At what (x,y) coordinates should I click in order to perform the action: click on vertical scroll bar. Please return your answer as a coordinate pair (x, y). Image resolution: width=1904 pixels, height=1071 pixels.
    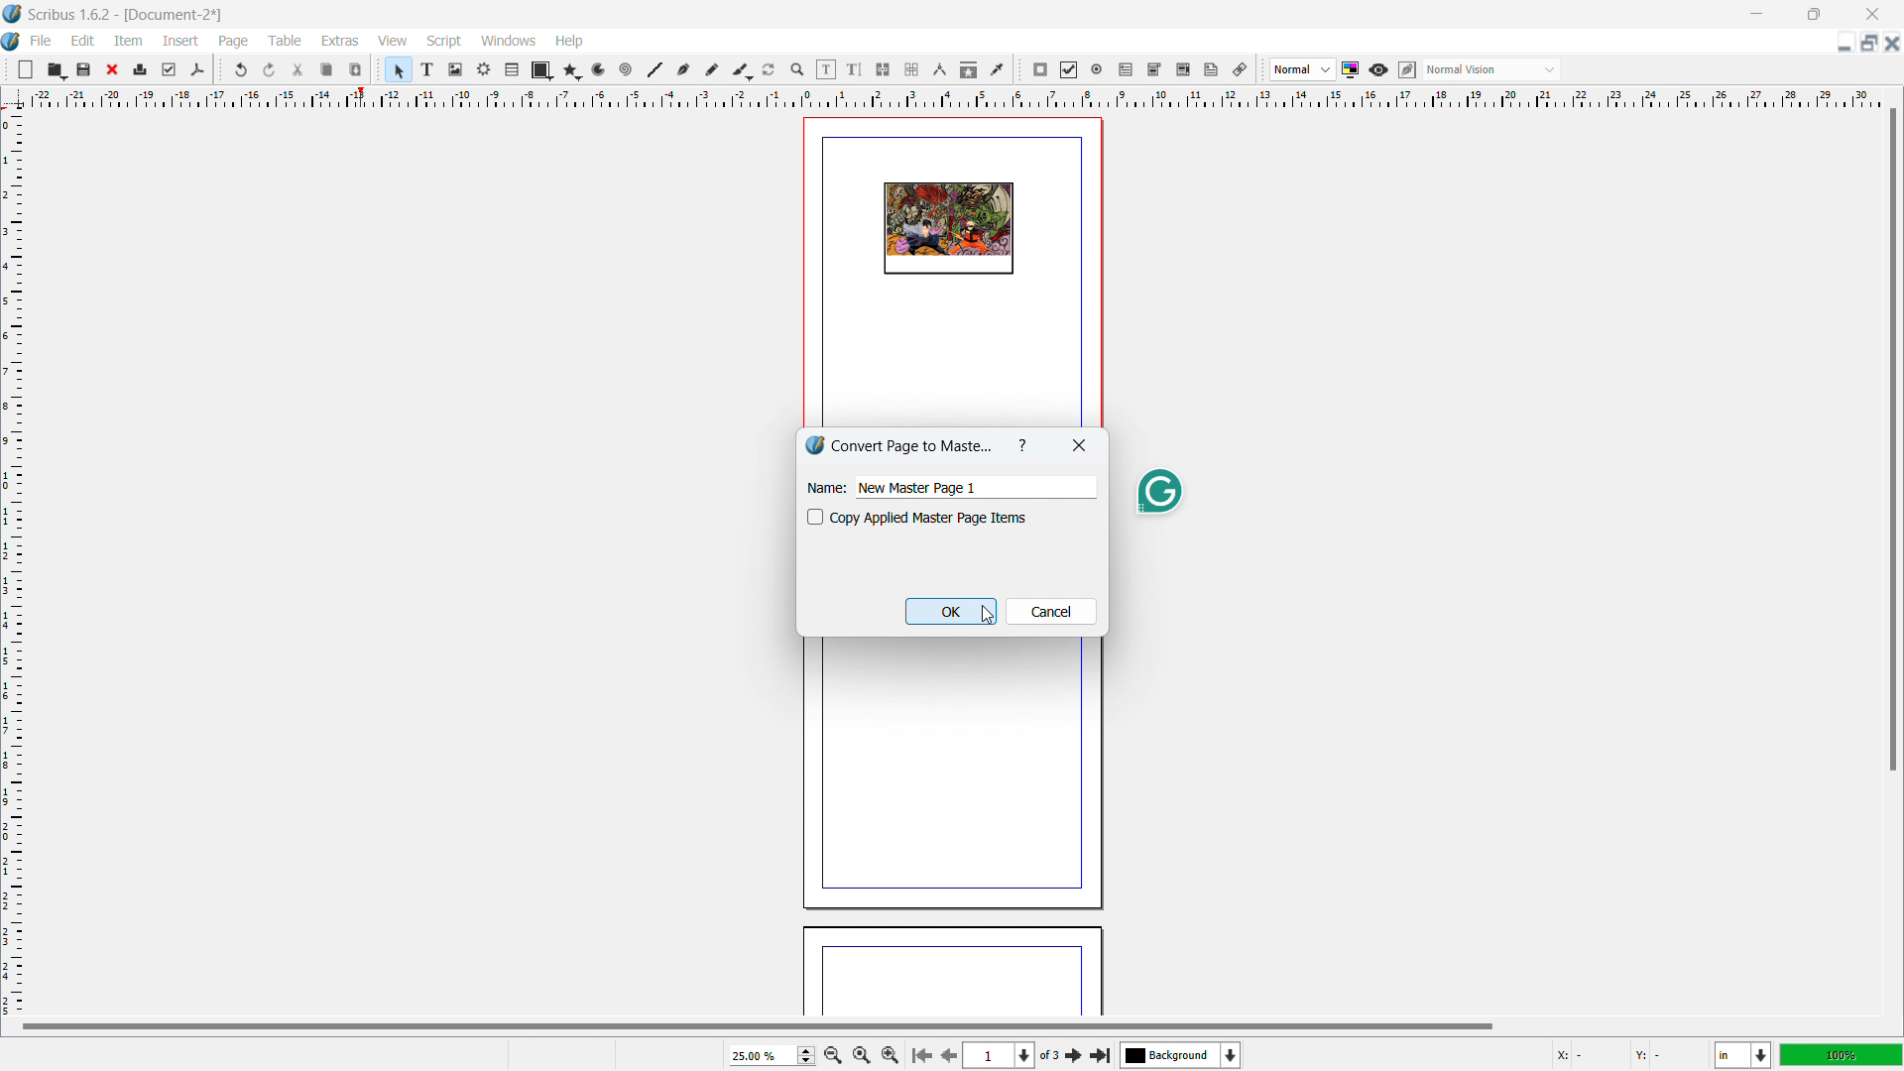
    Looking at the image, I should click on (1889, 441).